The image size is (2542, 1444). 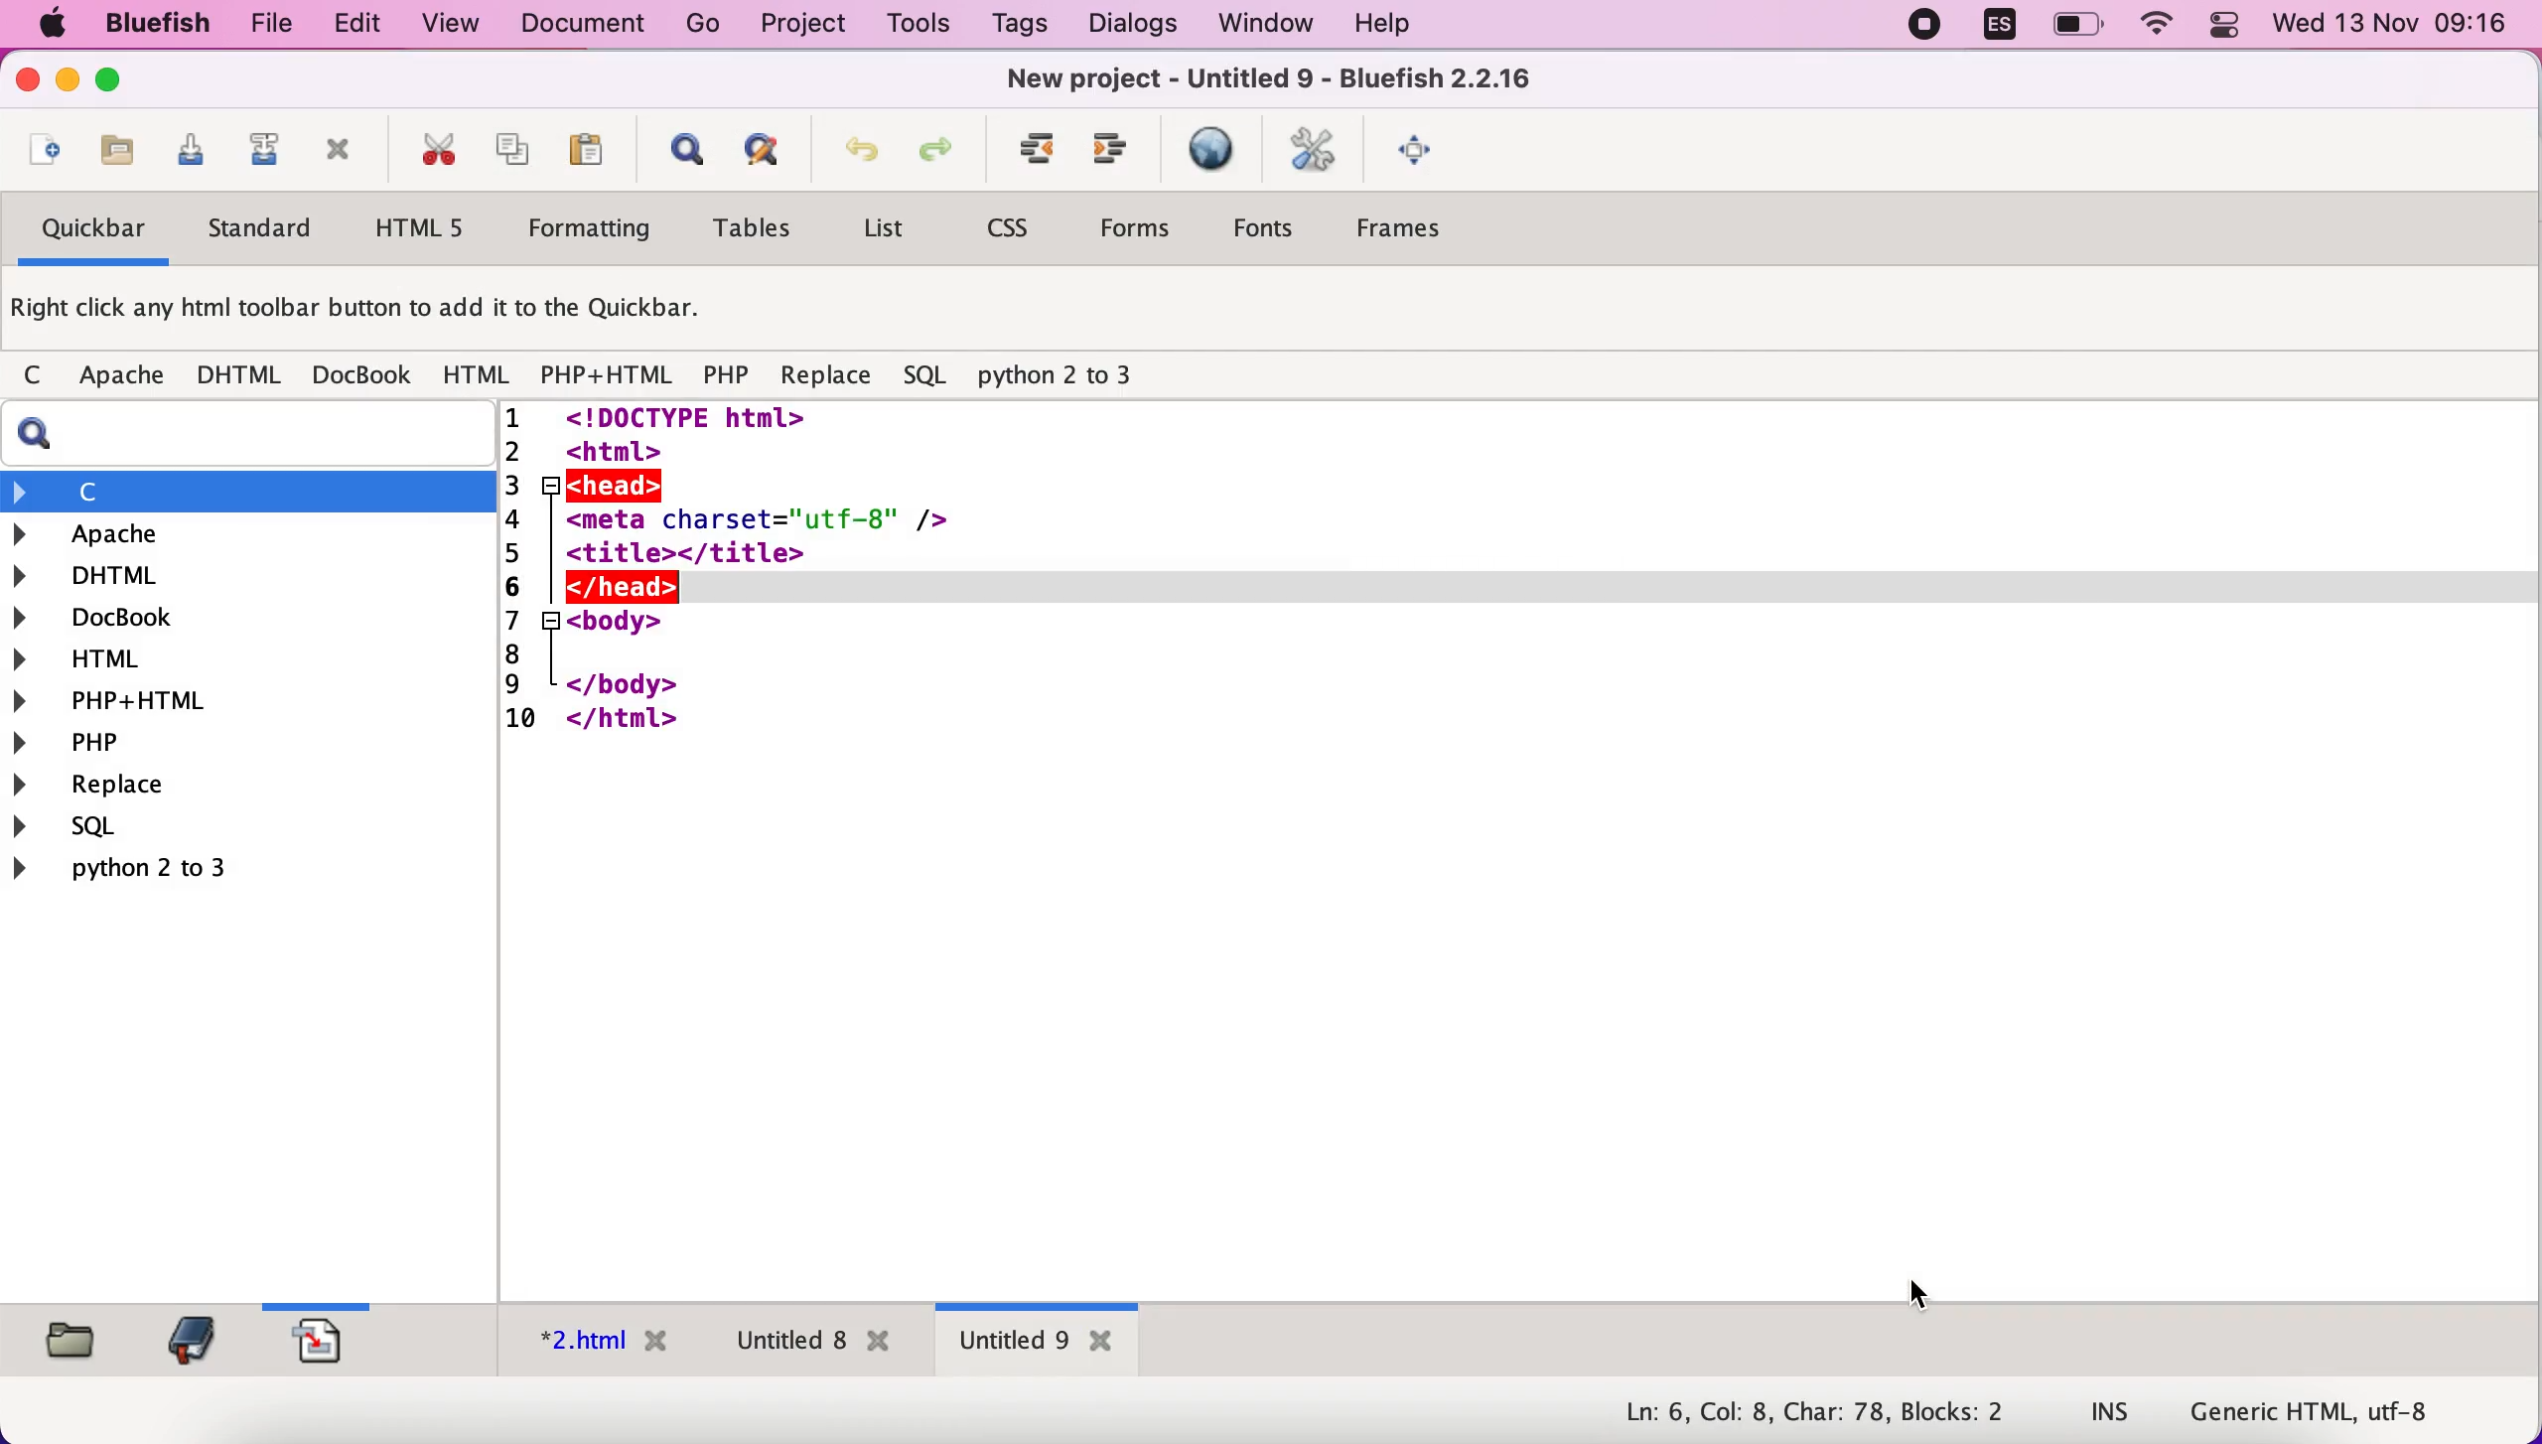 I want to click on filebrowser, so click(x=64, y=1338).